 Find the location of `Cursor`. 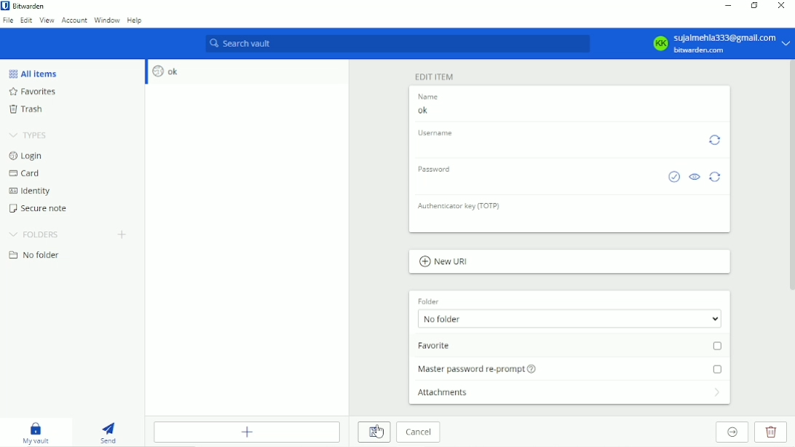

Cursor is located at coordinates (379, 432).